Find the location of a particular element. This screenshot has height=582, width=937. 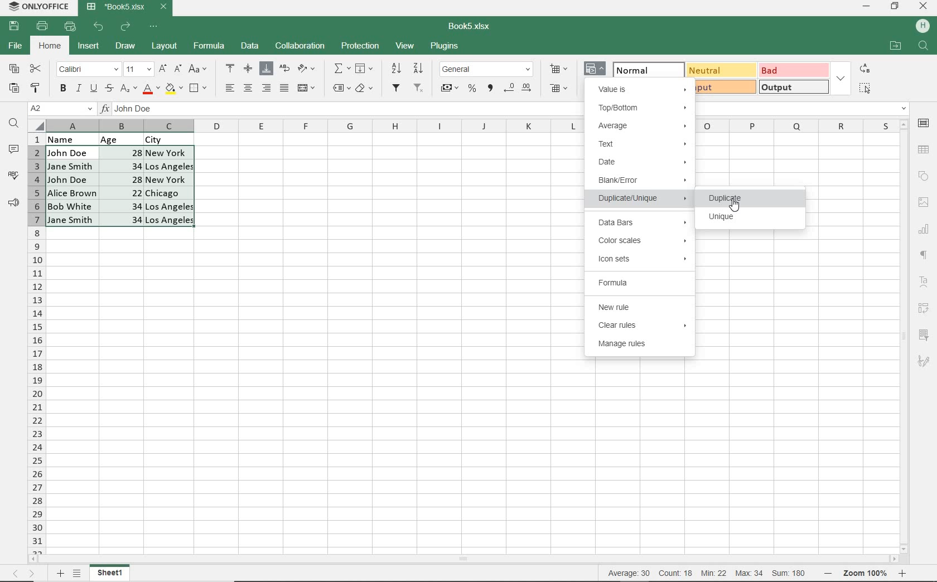

BOLD is located at coordinates (62, 89).